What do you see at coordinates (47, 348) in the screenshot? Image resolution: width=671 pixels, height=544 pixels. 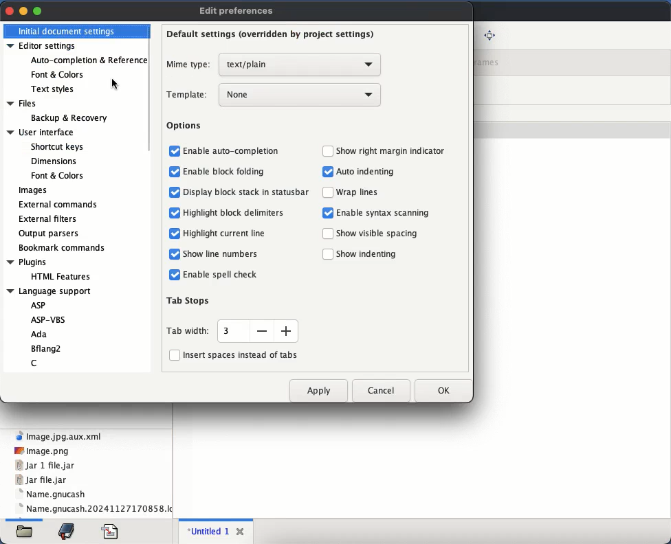 I see `Bflang2` at bounding box center [47, 348].